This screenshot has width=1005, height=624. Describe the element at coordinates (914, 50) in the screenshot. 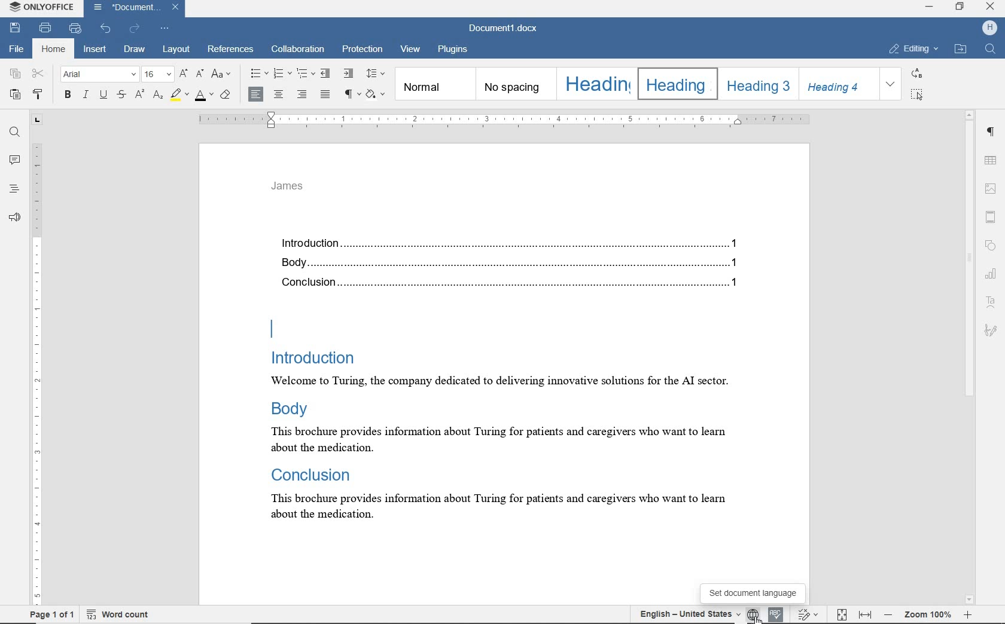

I see `EDITING` at that location.